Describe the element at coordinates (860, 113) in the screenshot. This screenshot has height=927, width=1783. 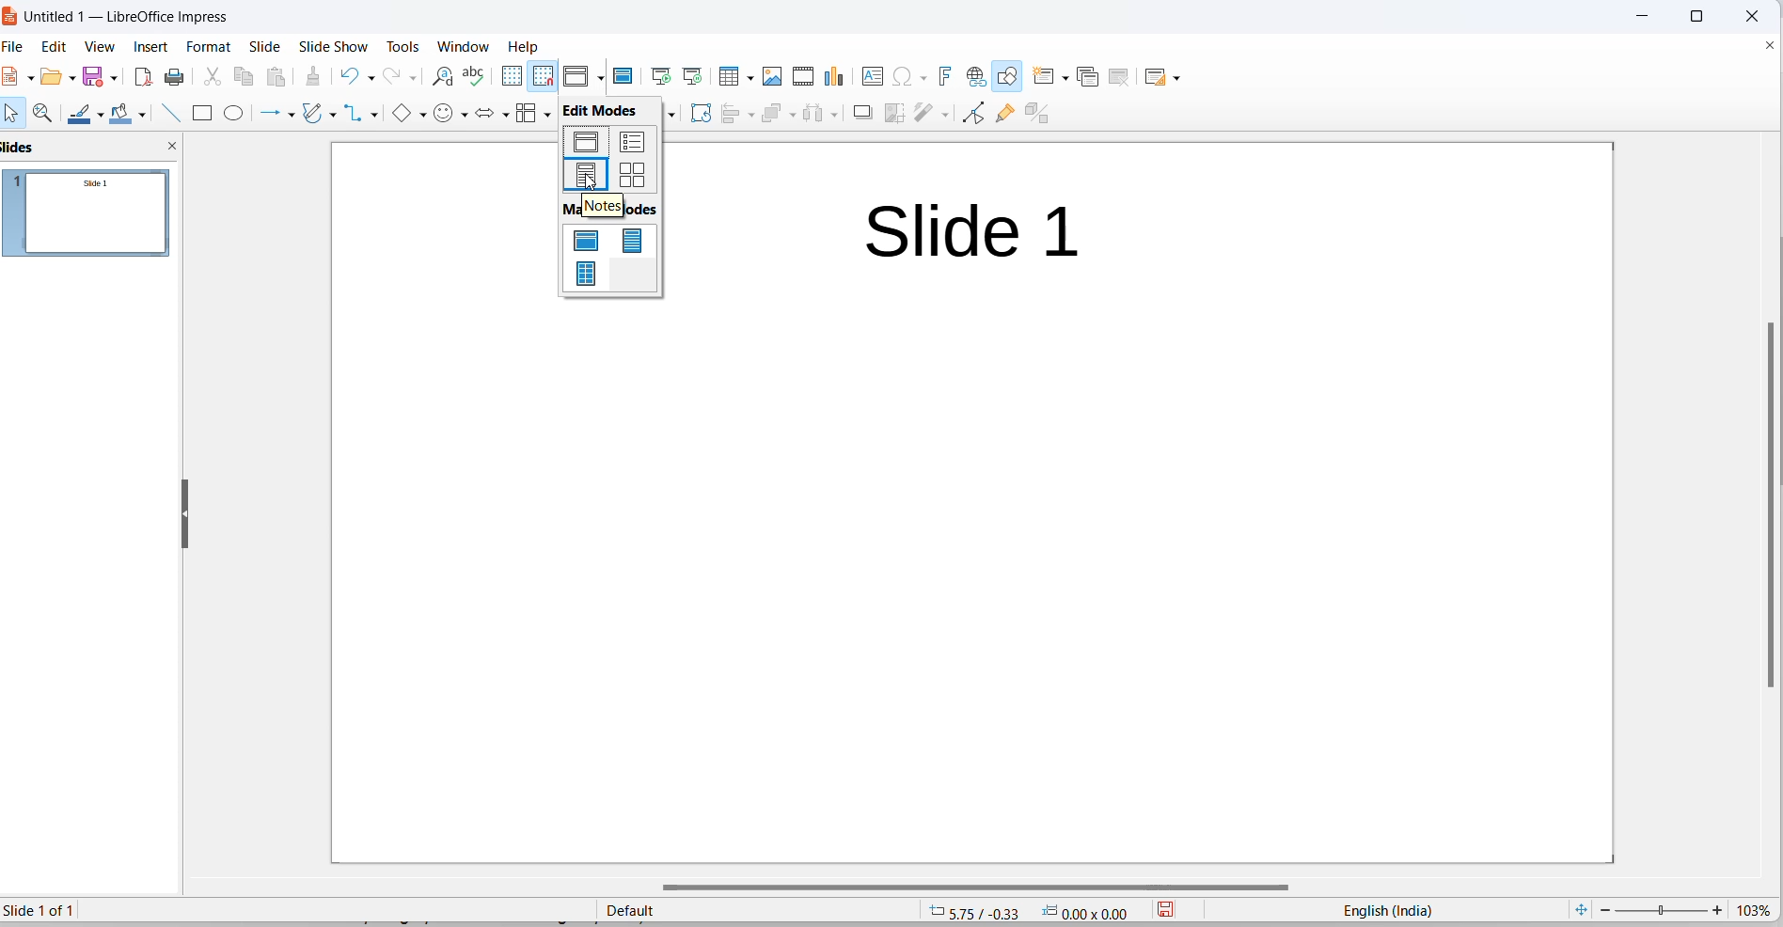
I see `shadow` at that location.